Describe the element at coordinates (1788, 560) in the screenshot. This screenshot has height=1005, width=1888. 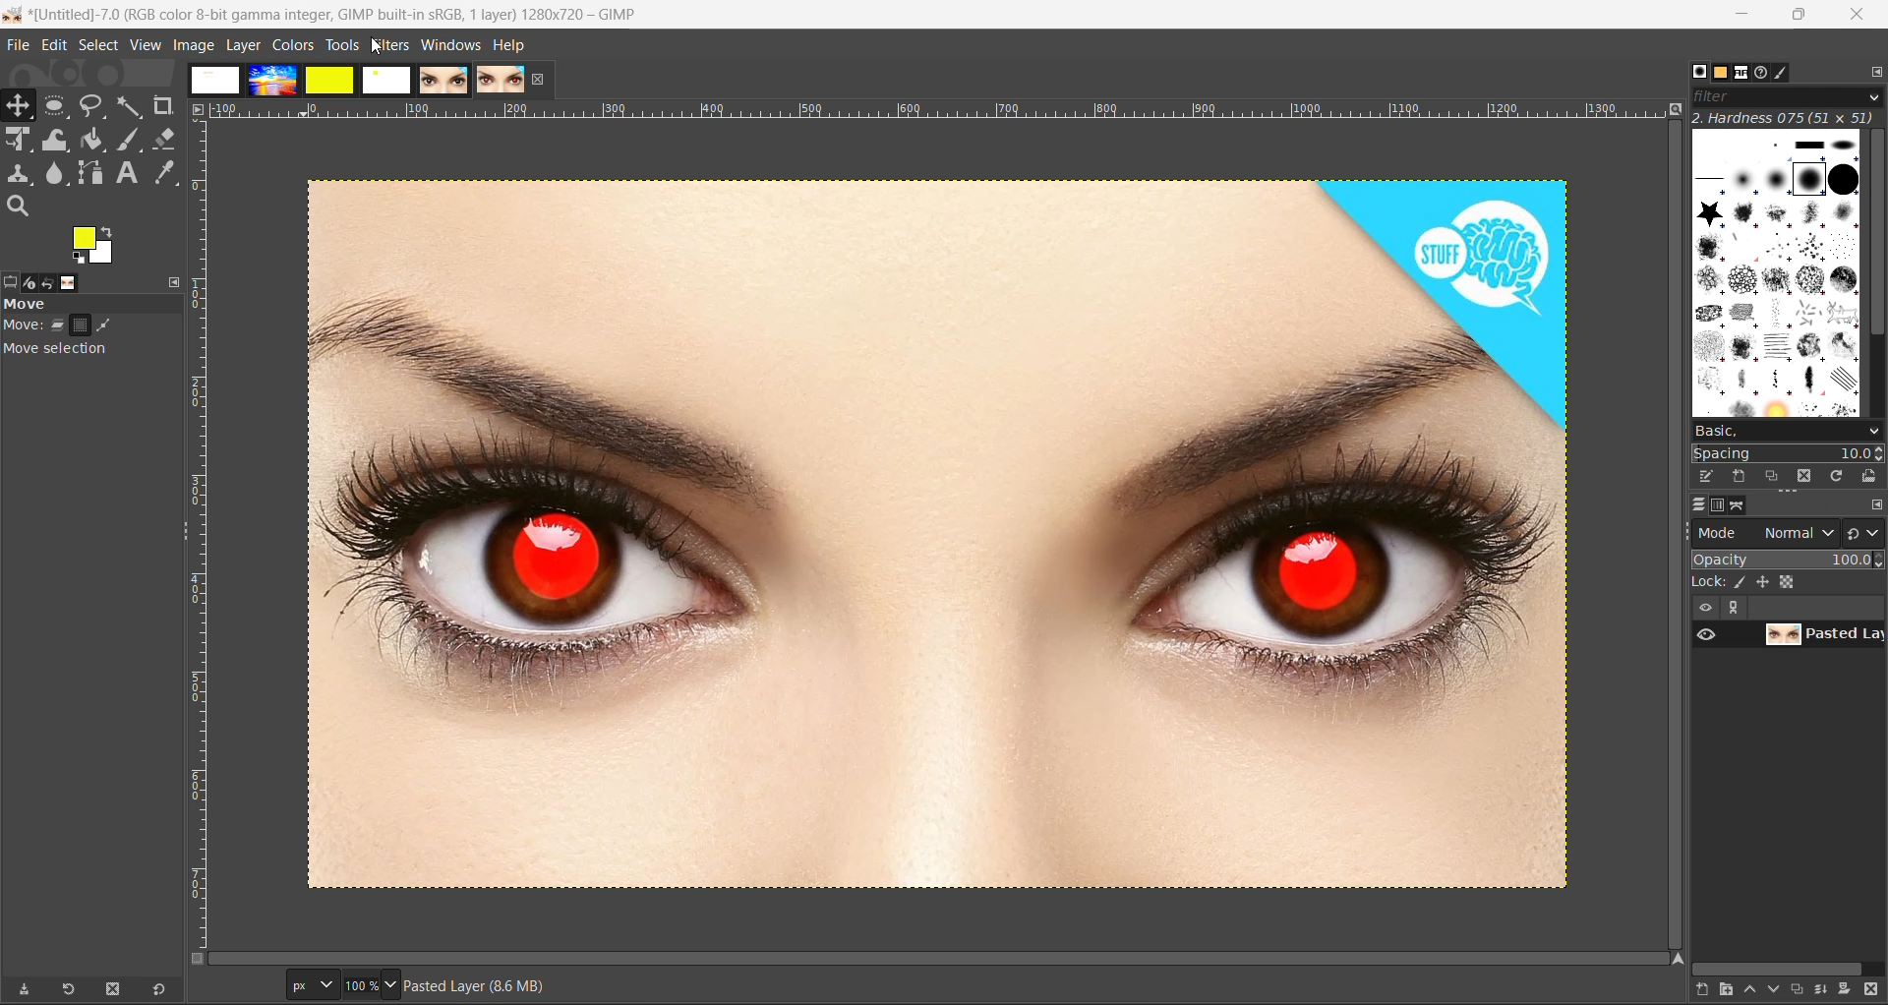
I see `opacity` at that location.